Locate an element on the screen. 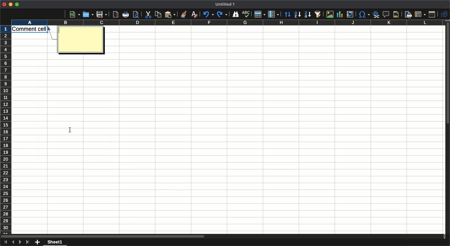 This screenshot has width=450, height=246. New is located at coordinates (74, 14).